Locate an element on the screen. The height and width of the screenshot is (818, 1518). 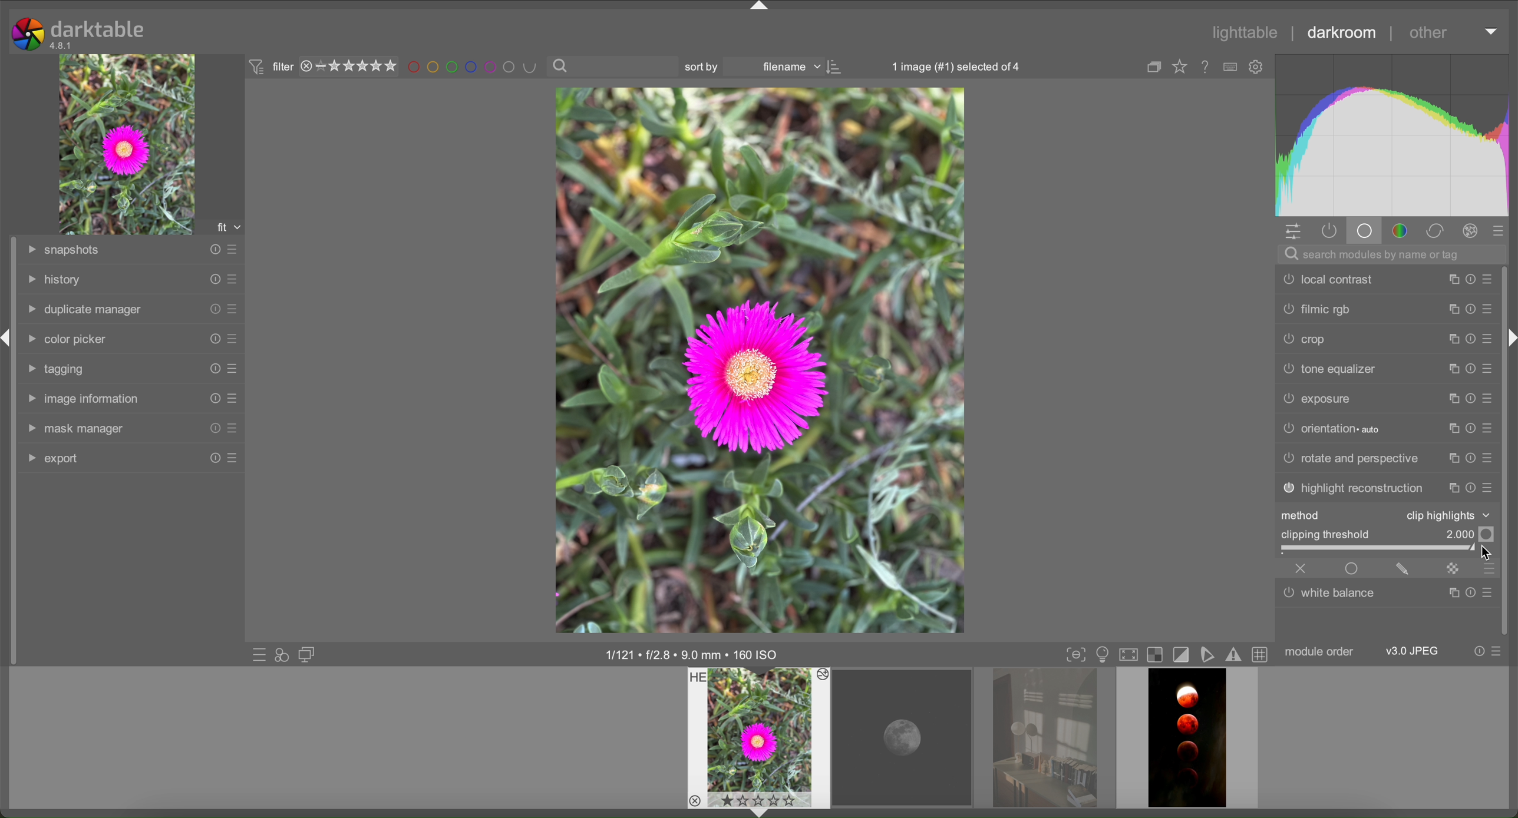
darktable is located at coordinates (98, 29).